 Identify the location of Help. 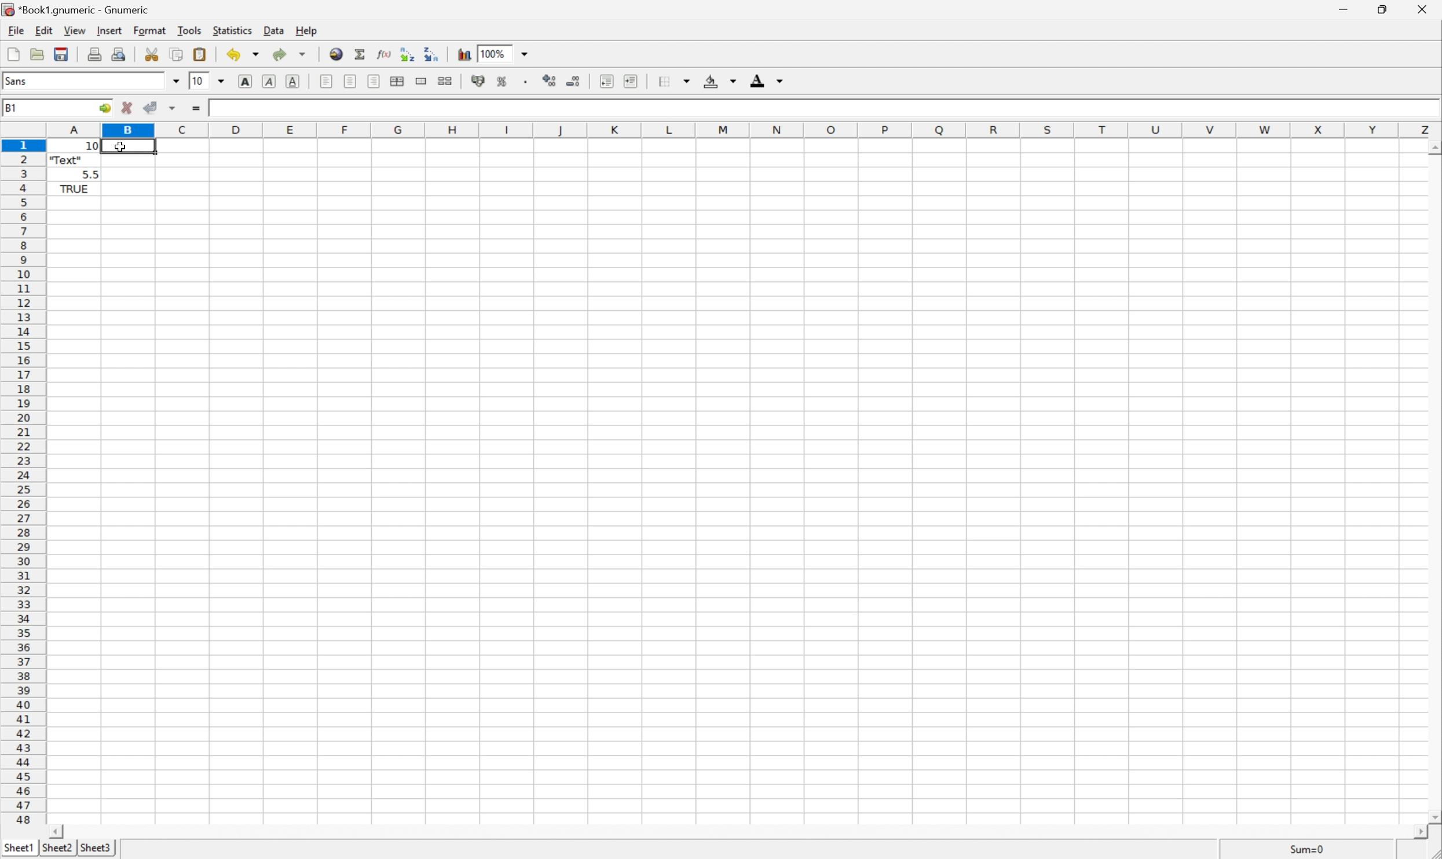
(309, 30).